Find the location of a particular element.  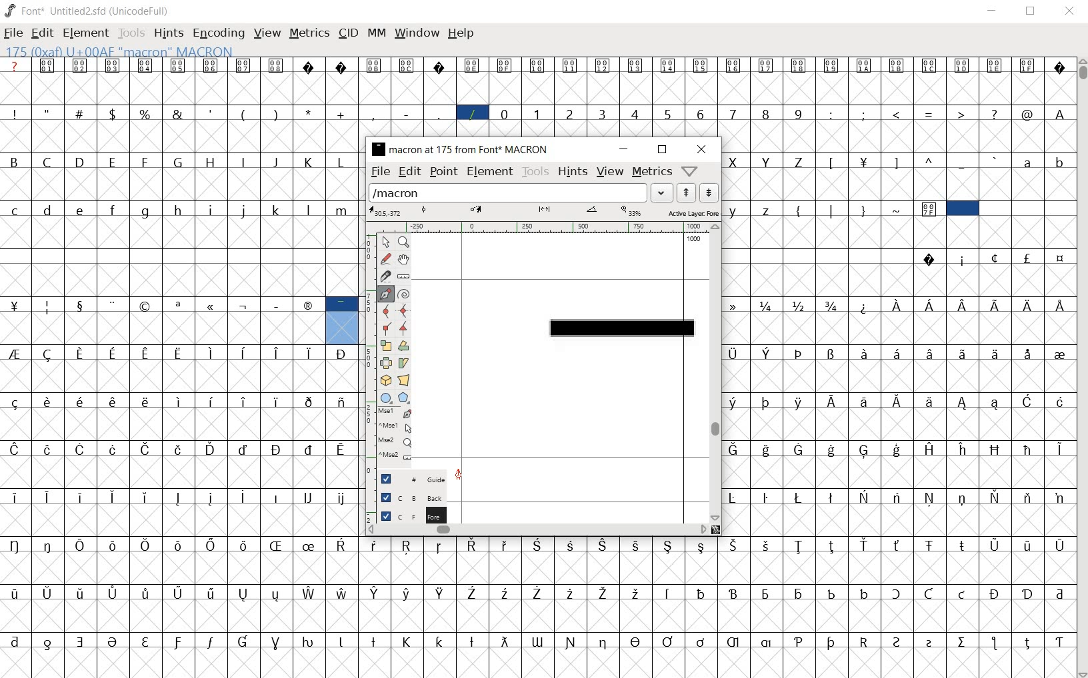

Symbol is located at coordinates (897, 401).